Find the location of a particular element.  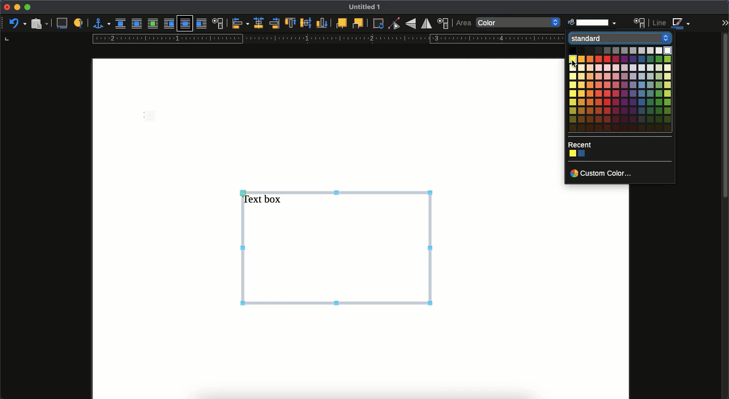

UNTITLED 1 is located at coordinates (369, 8).